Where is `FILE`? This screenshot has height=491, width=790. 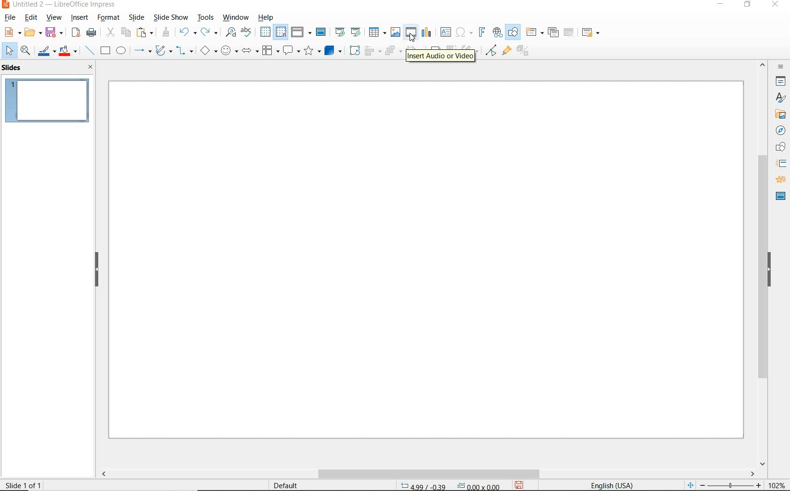 FILE is located at coordinates (8, 18).